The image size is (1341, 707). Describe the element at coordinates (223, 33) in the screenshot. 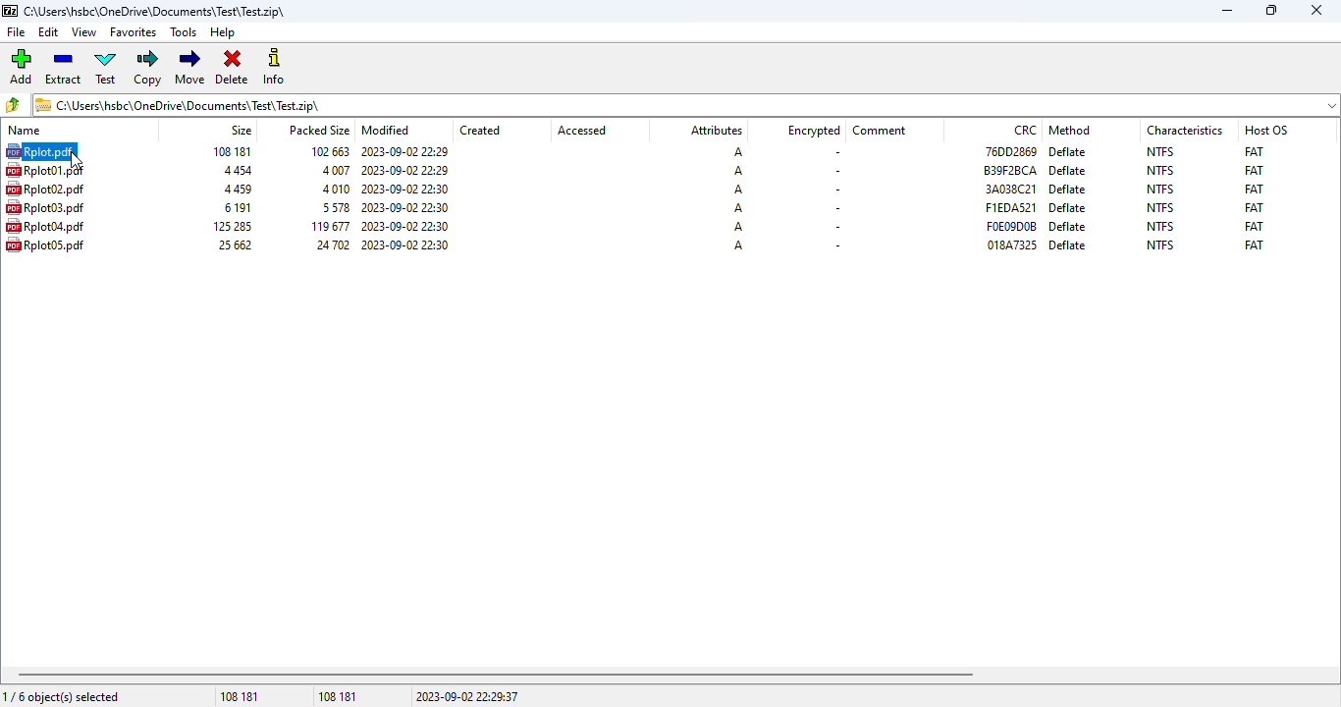

I see `help` at that location.